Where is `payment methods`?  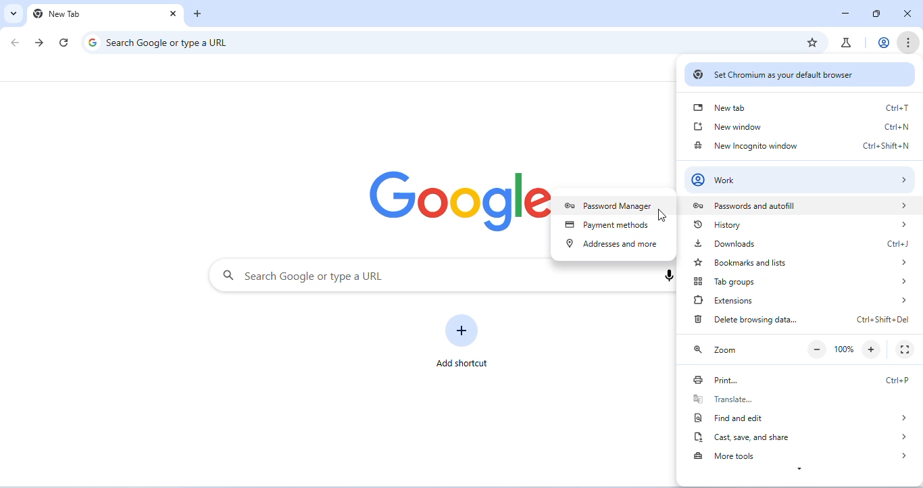 payment methods is located at coordinates (605, 226).